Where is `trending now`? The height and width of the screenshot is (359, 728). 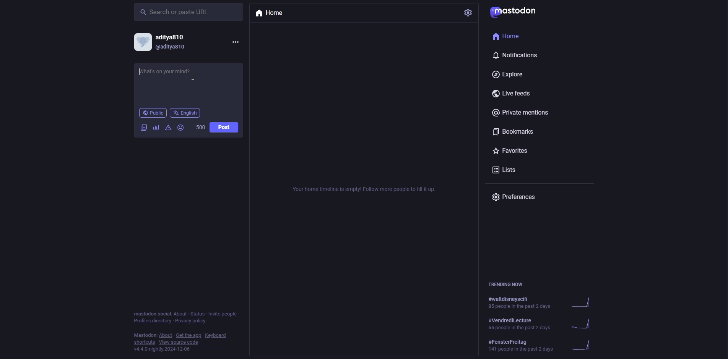
trending now is located at coordinates (544, 302).